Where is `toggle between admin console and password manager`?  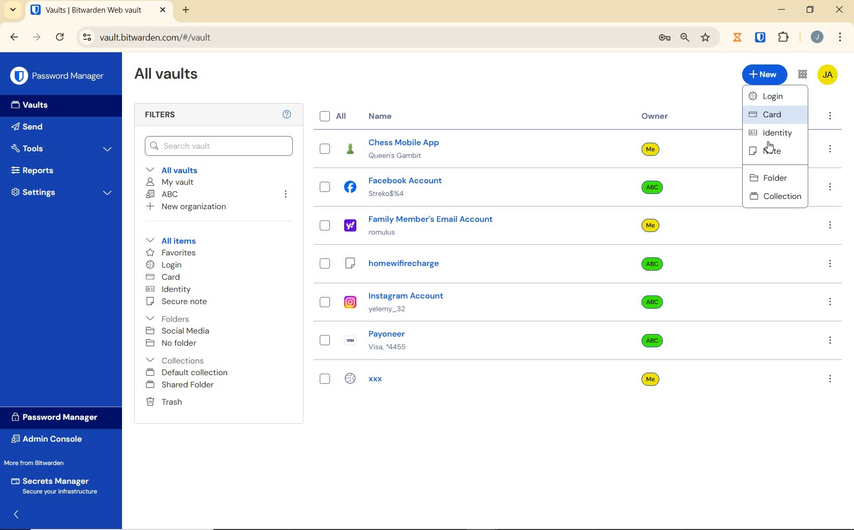 toggle between admin console and password manager is located at coordinates (802, 75).